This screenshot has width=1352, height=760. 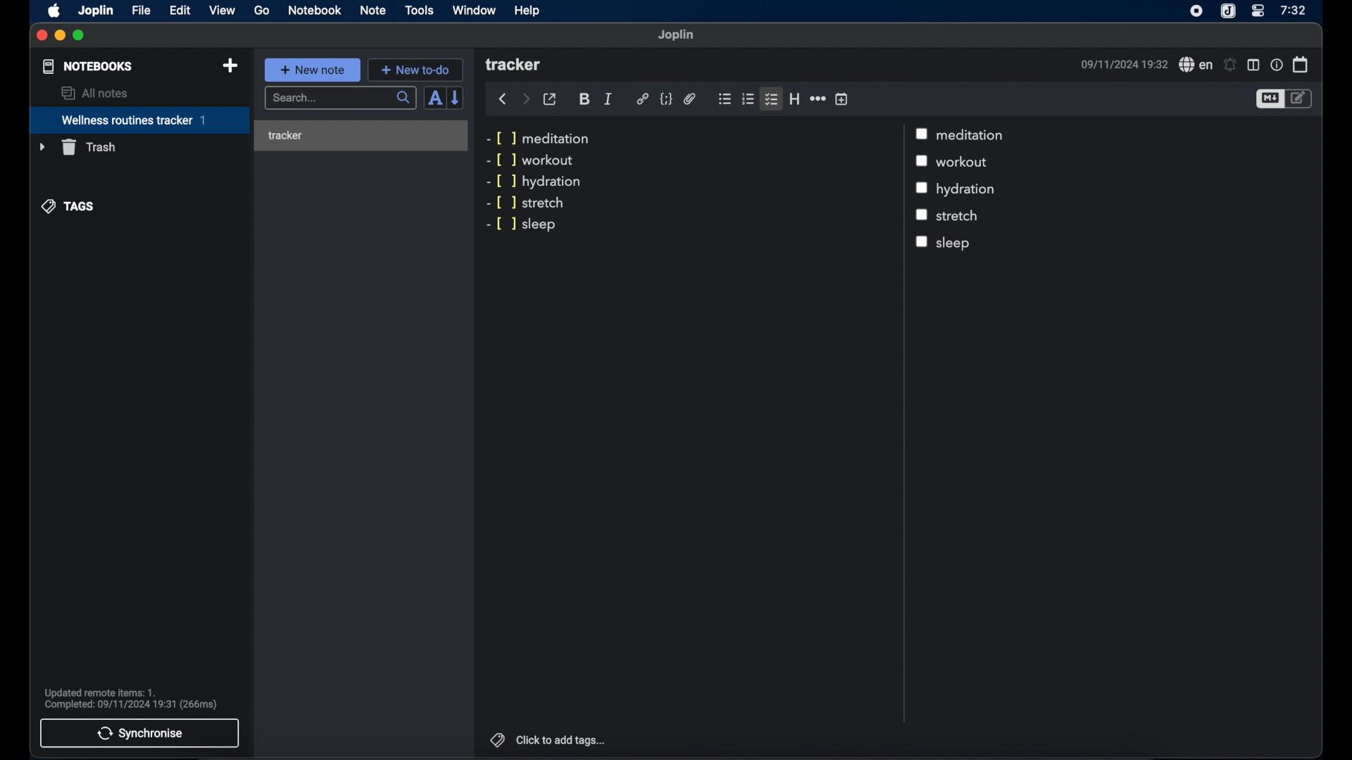 I want to click on toggle editor layout, so click(x=1253, y=65).